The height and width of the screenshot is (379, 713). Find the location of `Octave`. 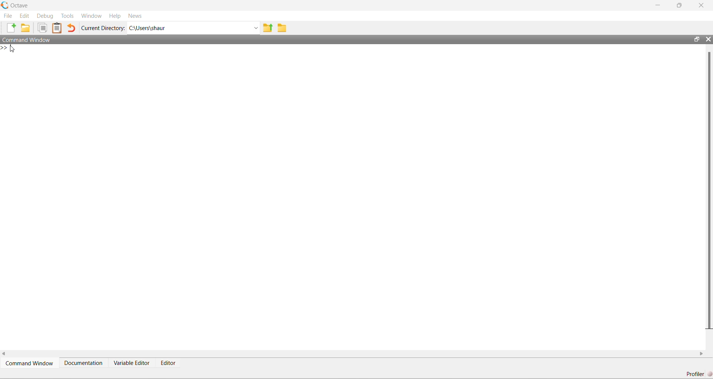

Octave is located at coordinates (19, 6).